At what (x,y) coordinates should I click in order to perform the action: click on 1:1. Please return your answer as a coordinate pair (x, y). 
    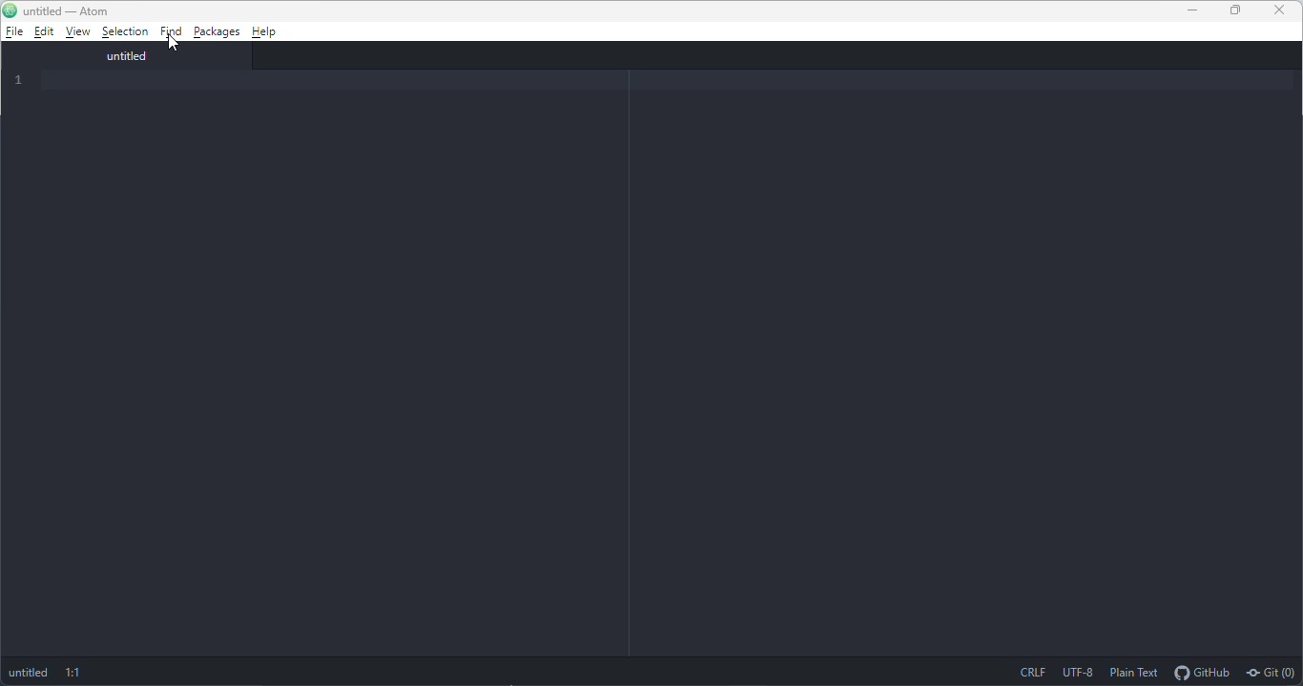
    Looking at the image, I should click on (75, 671).